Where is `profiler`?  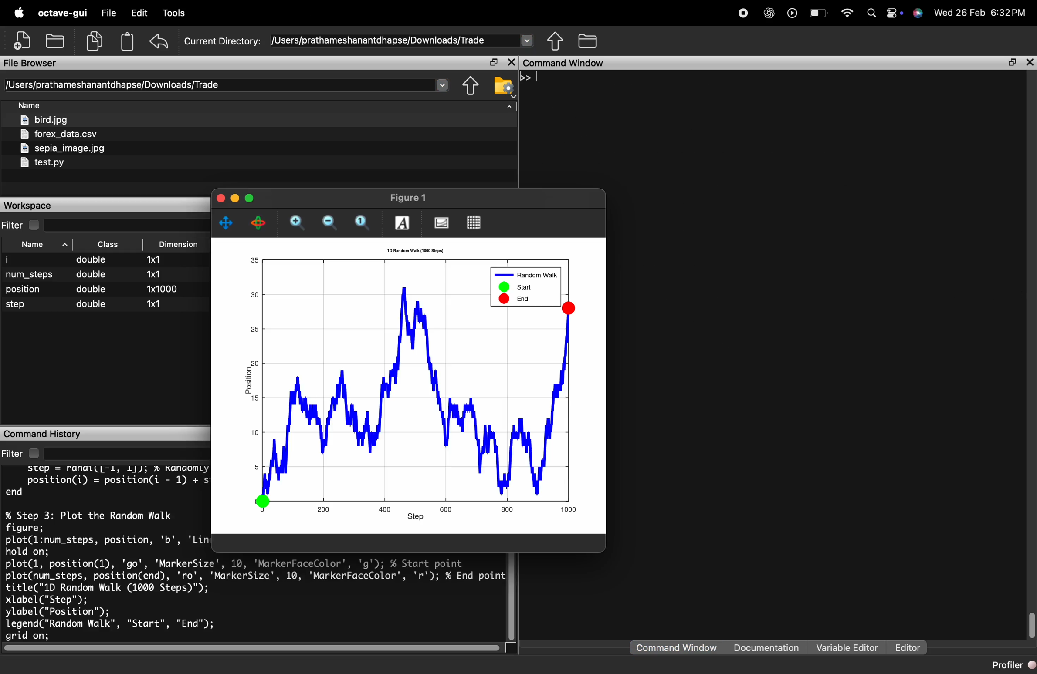
profiler is located at coordinates (1010, 665).